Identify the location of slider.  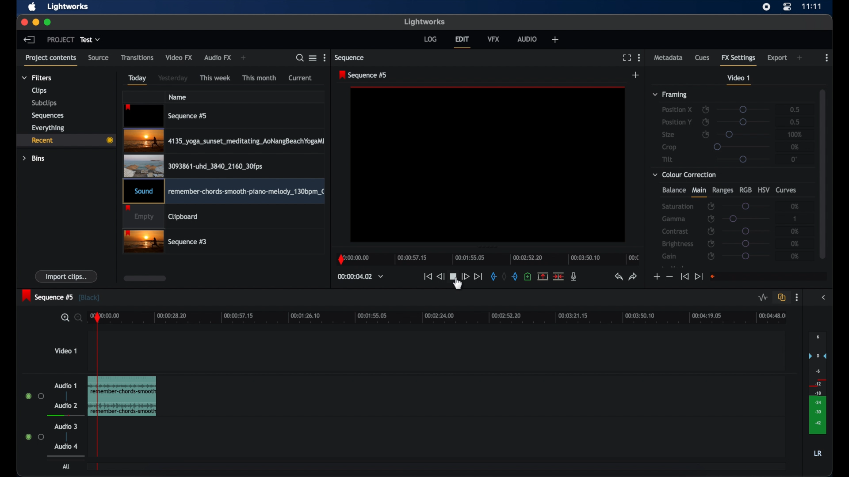
(746, 231).